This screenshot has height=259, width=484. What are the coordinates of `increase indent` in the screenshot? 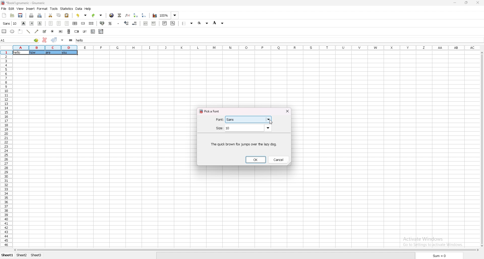 It's located at (154, 24).